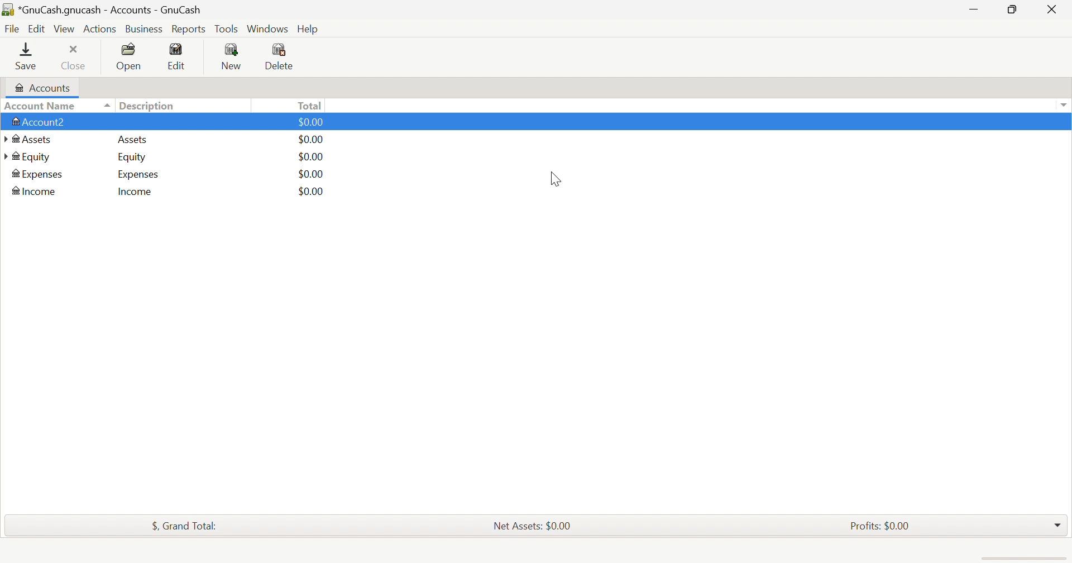 This screenshot has width=1072, height=563. I want to click on Open, so click(128, 55).